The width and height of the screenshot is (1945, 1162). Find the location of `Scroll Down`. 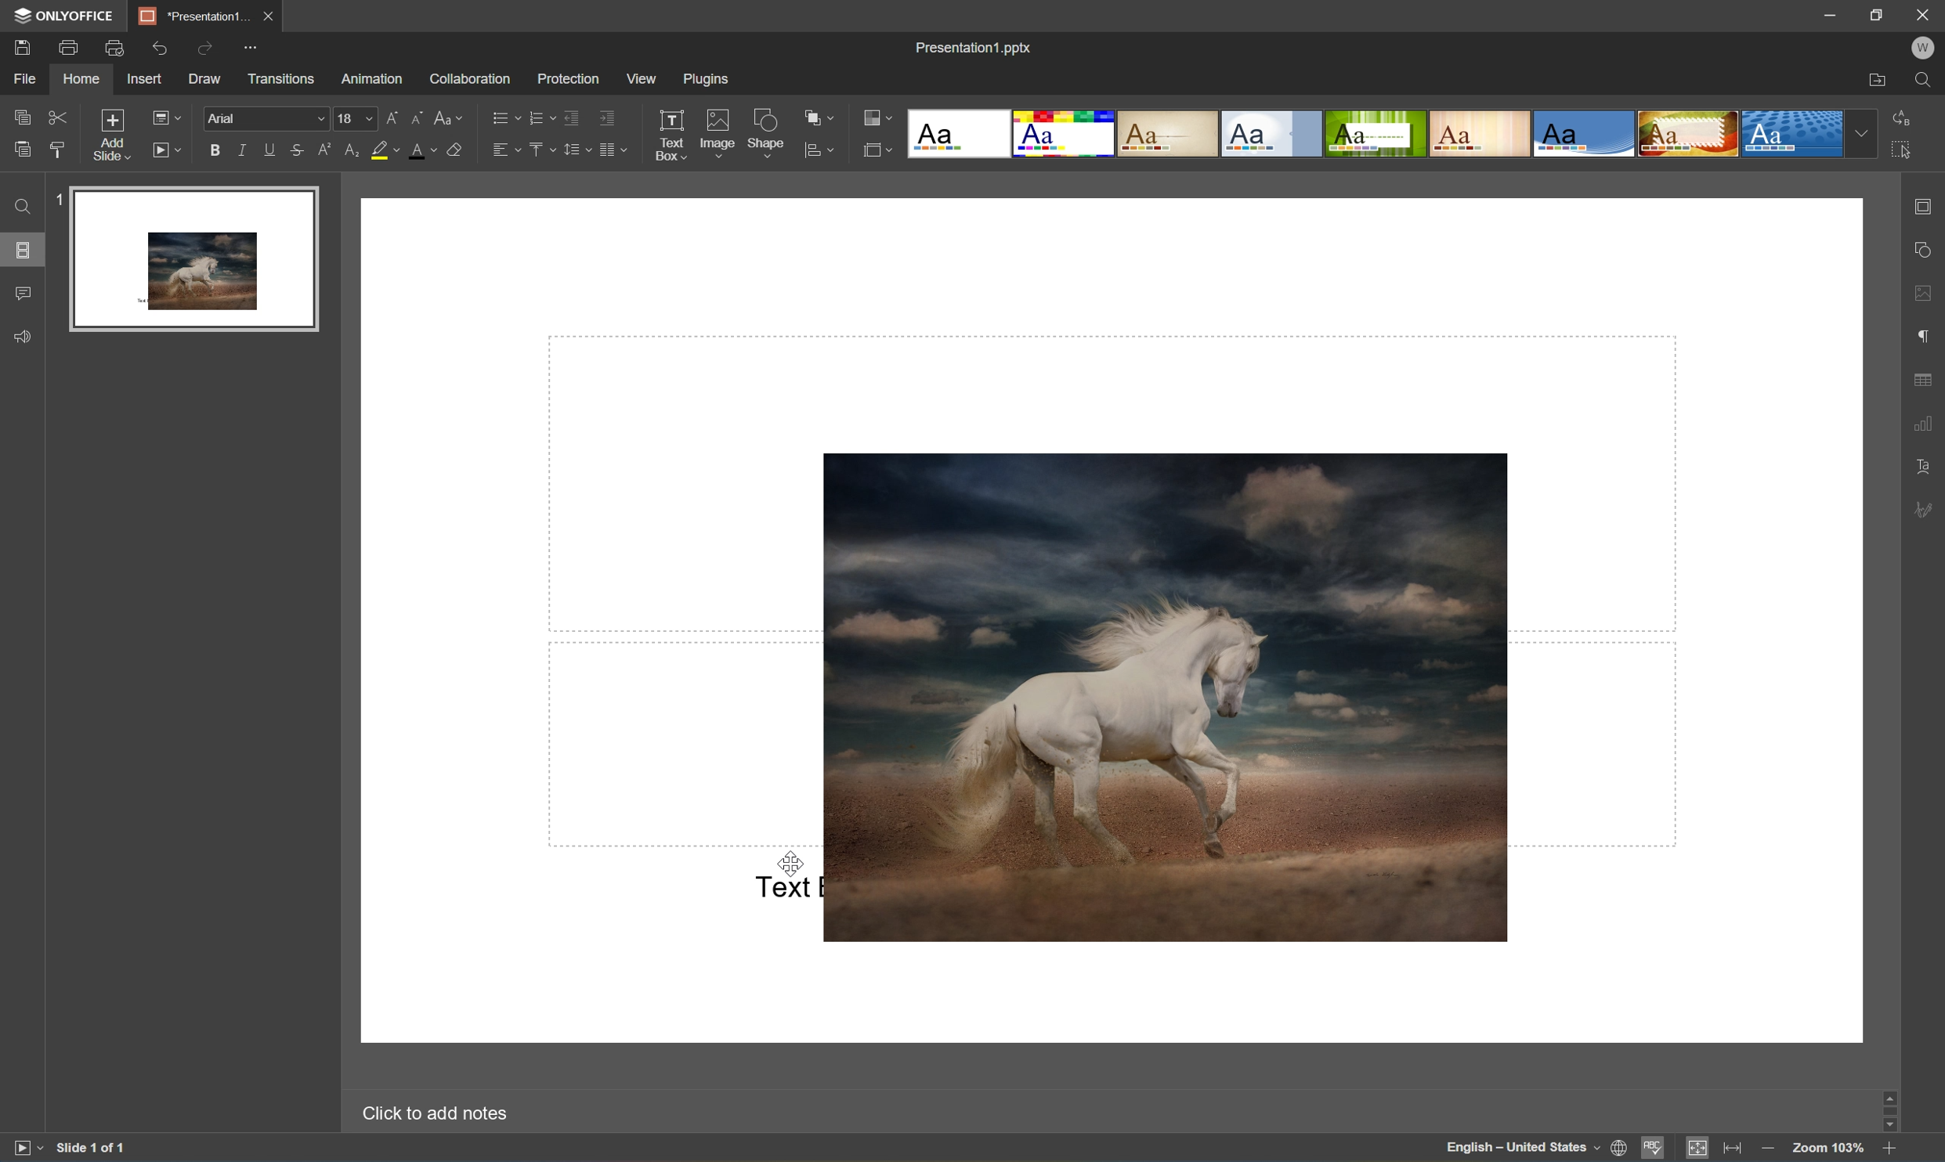

Scroll Down is located at coordinates (1890, 1124).